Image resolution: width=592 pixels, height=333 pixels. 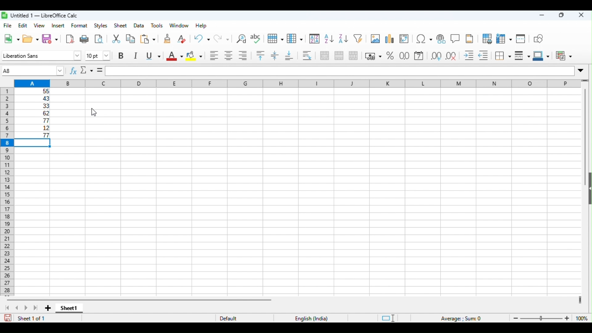 What do you see at coordinates (101, 26) in the screenshot?
I see `style` at bounding box center [101, 26].